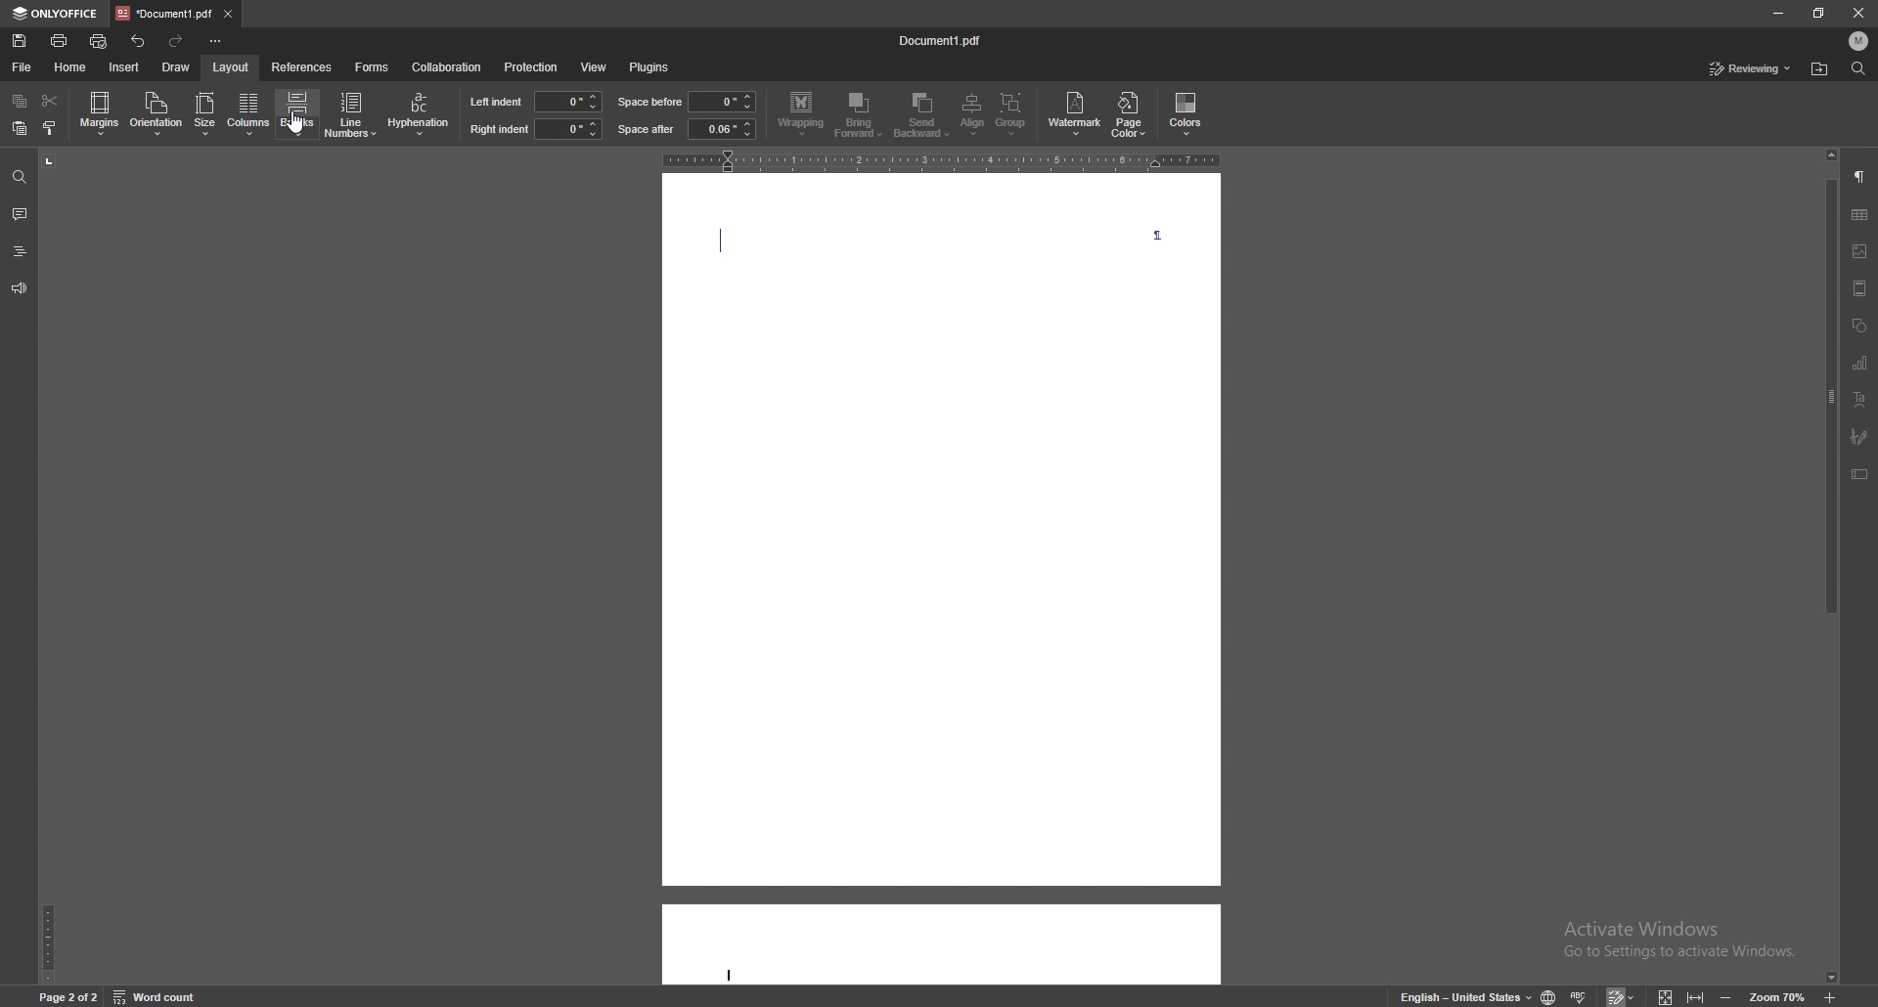 The width and height of the screenshot is (1878, 1007). I want to click on find, so click(1859, 67).